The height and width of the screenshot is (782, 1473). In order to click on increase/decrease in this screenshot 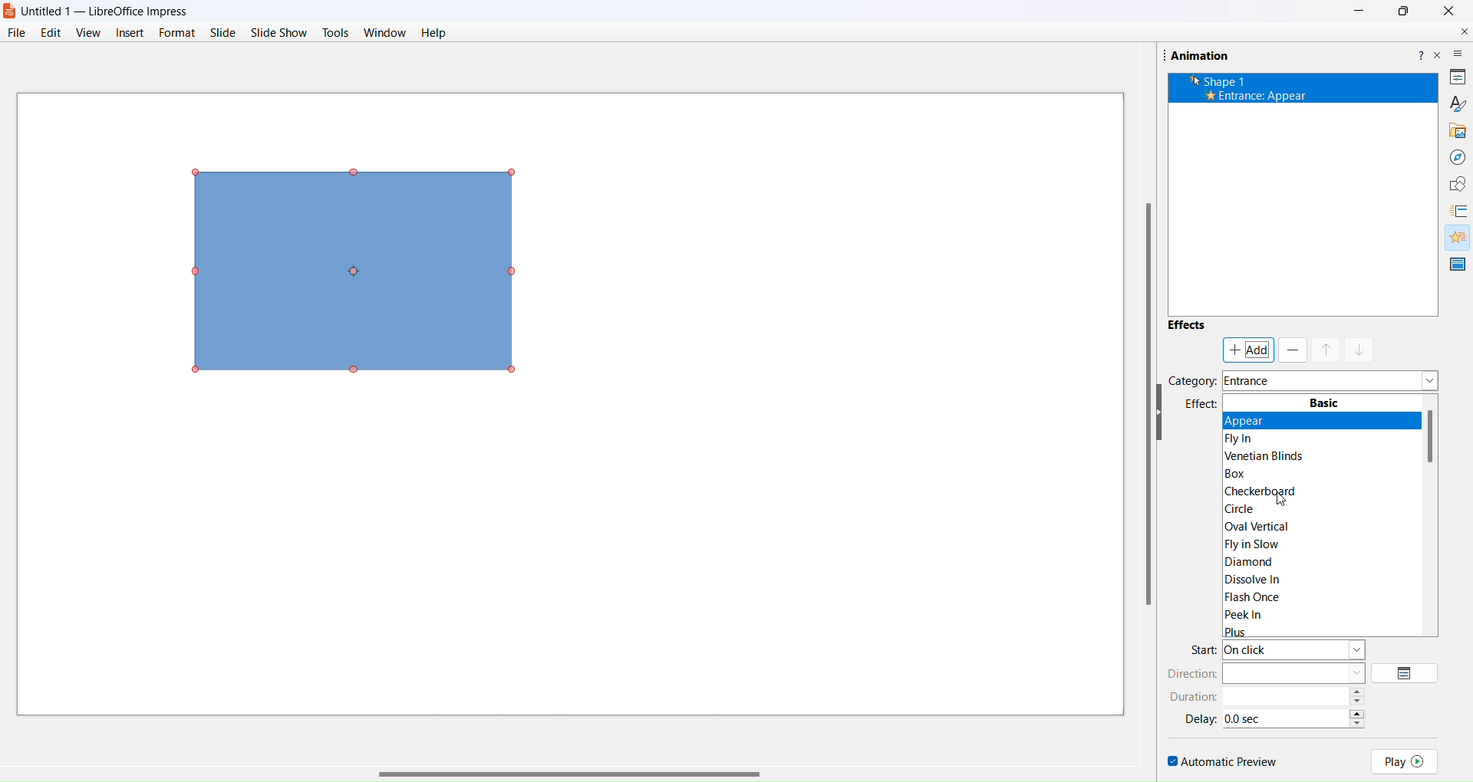, I will do `click(1359, 695)`.